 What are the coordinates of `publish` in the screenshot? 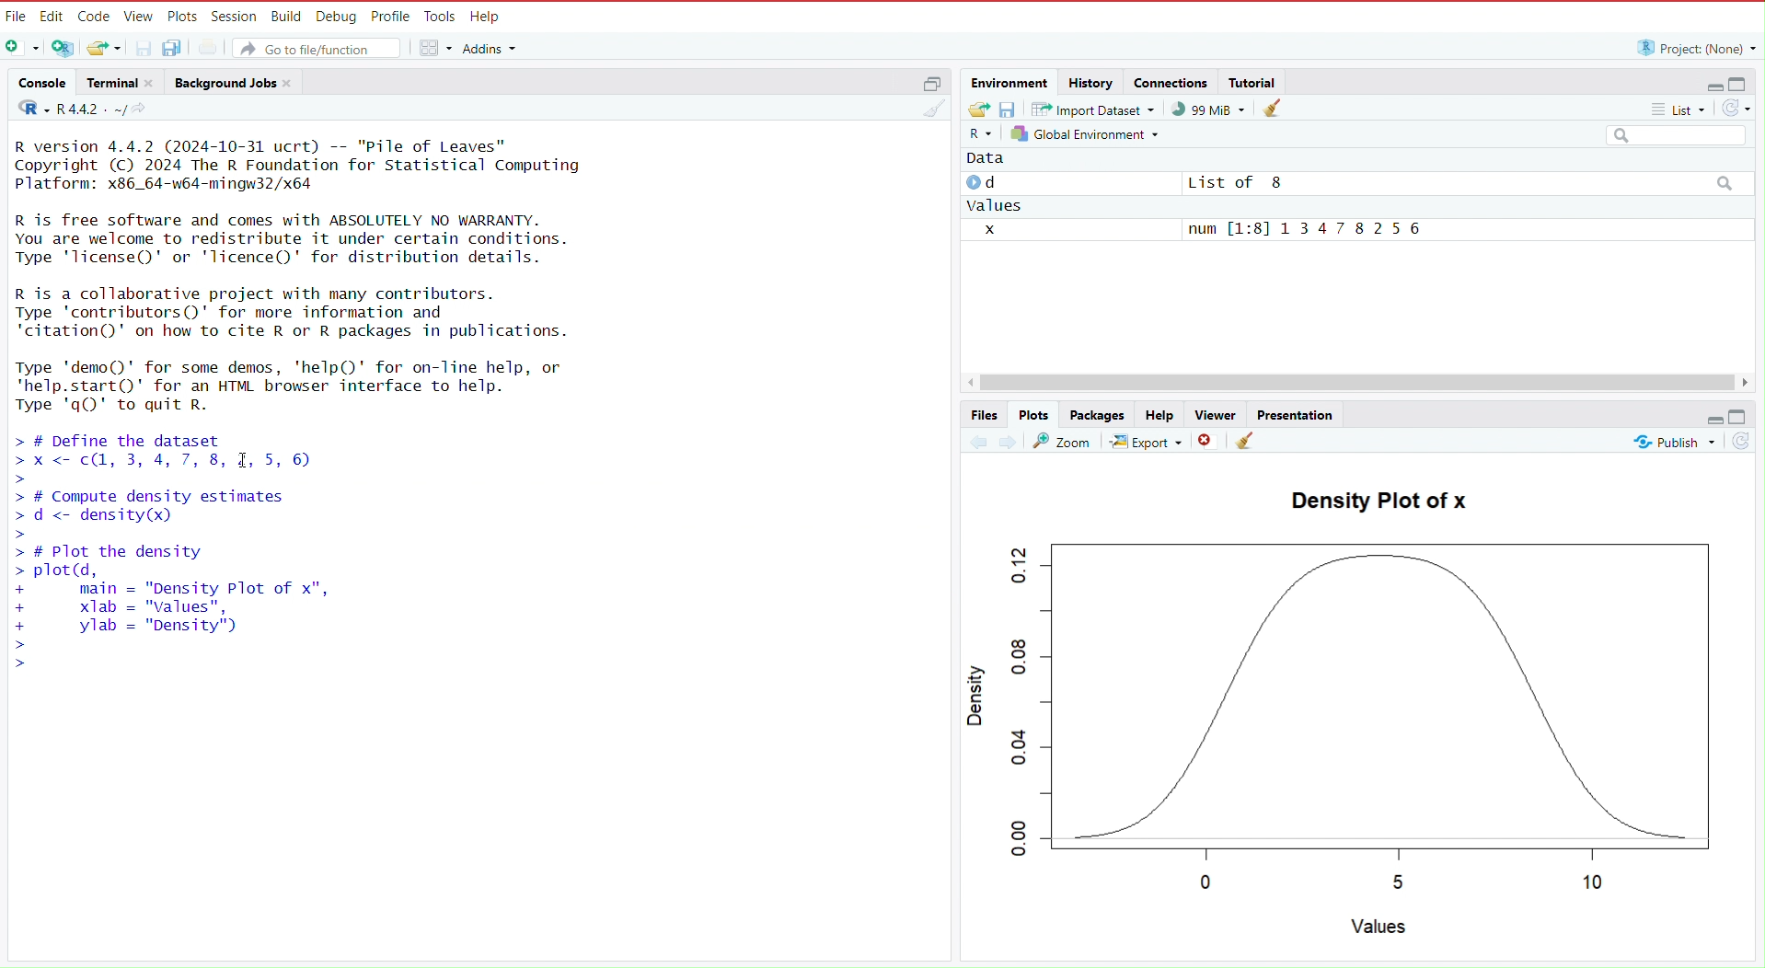 It's located at (1675, 441).